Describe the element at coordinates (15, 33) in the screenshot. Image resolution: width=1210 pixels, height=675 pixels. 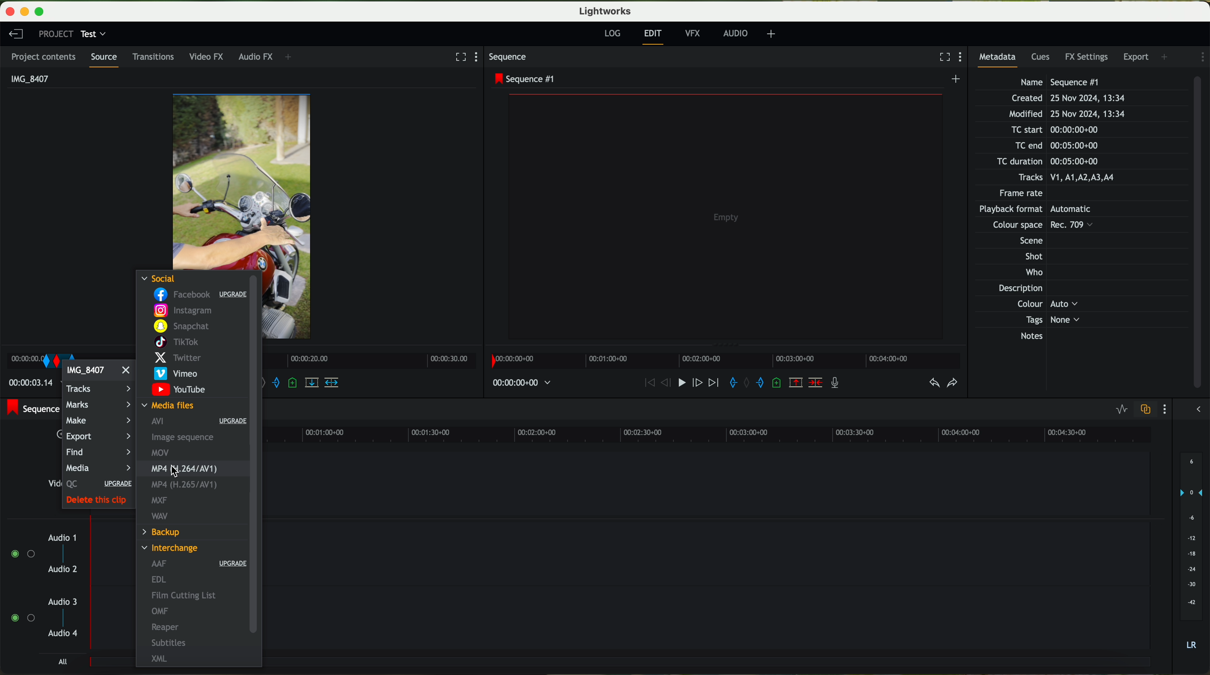
I see `leave` at that location.